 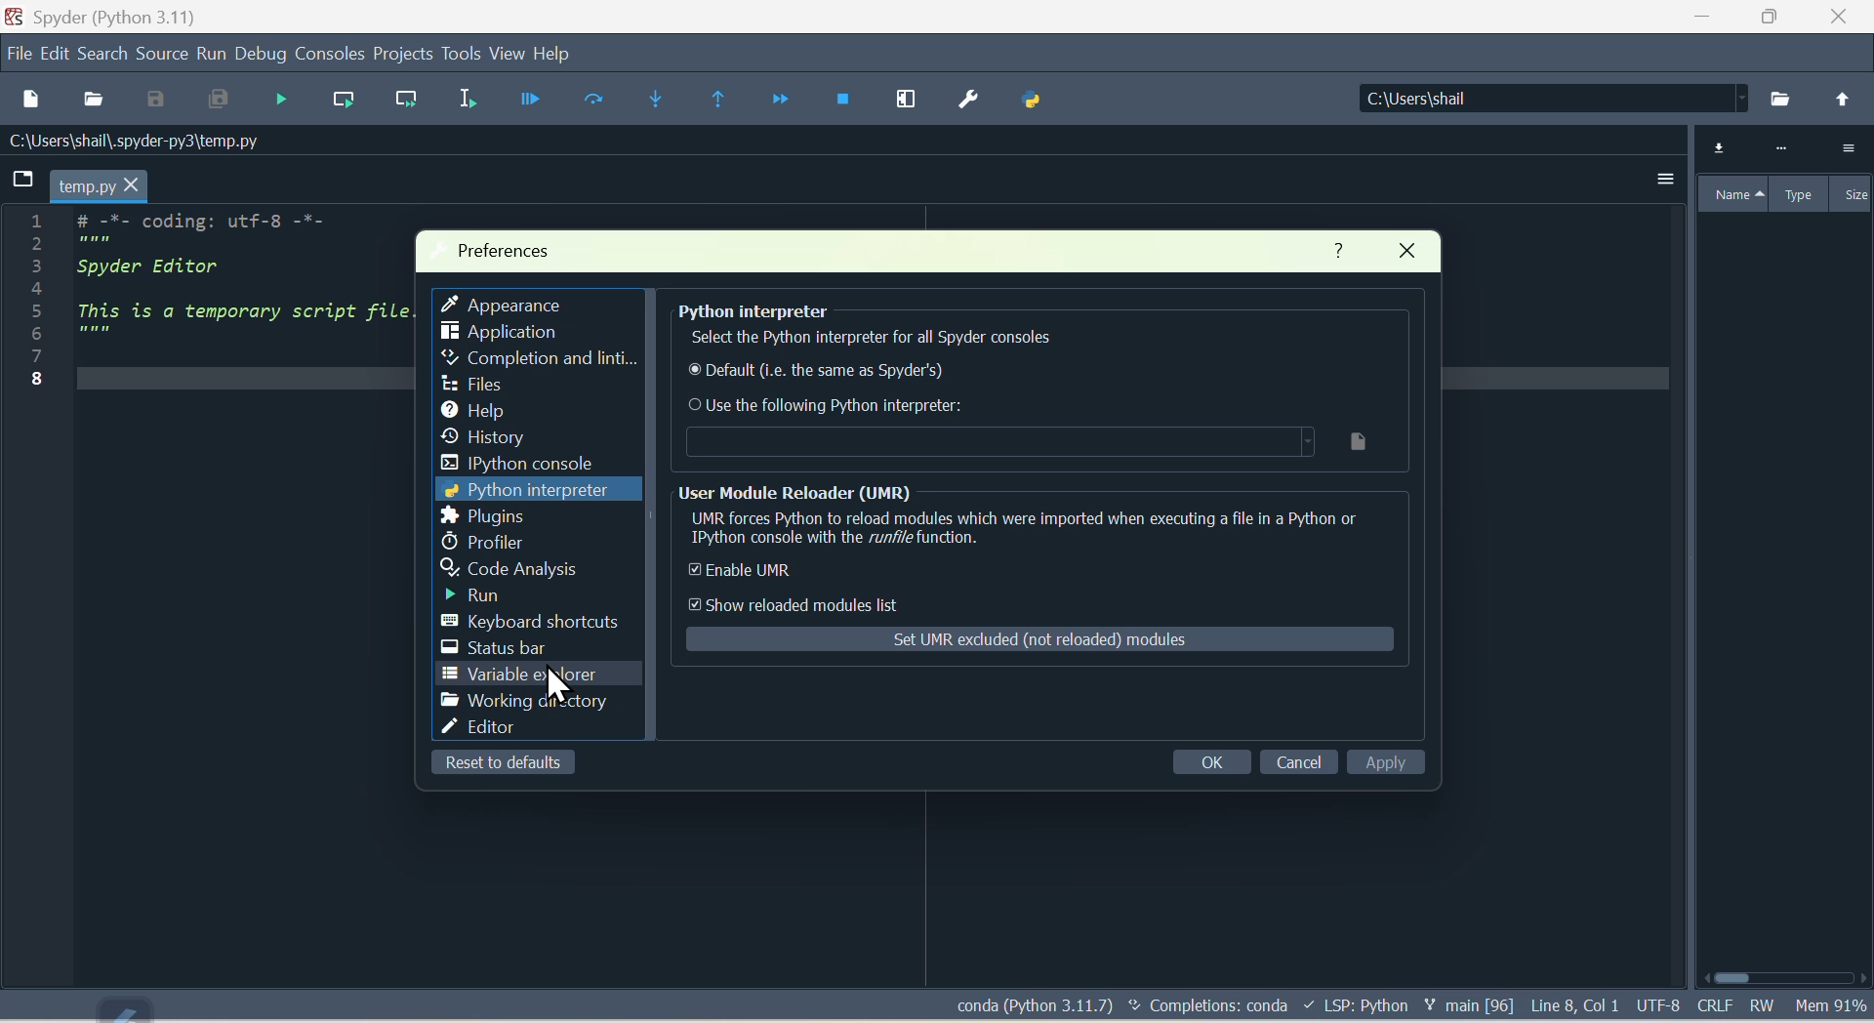 What do you see at coordinates (518, 767) in the screenshot?
I see `Reset to default` at bounding box center [518, 767].